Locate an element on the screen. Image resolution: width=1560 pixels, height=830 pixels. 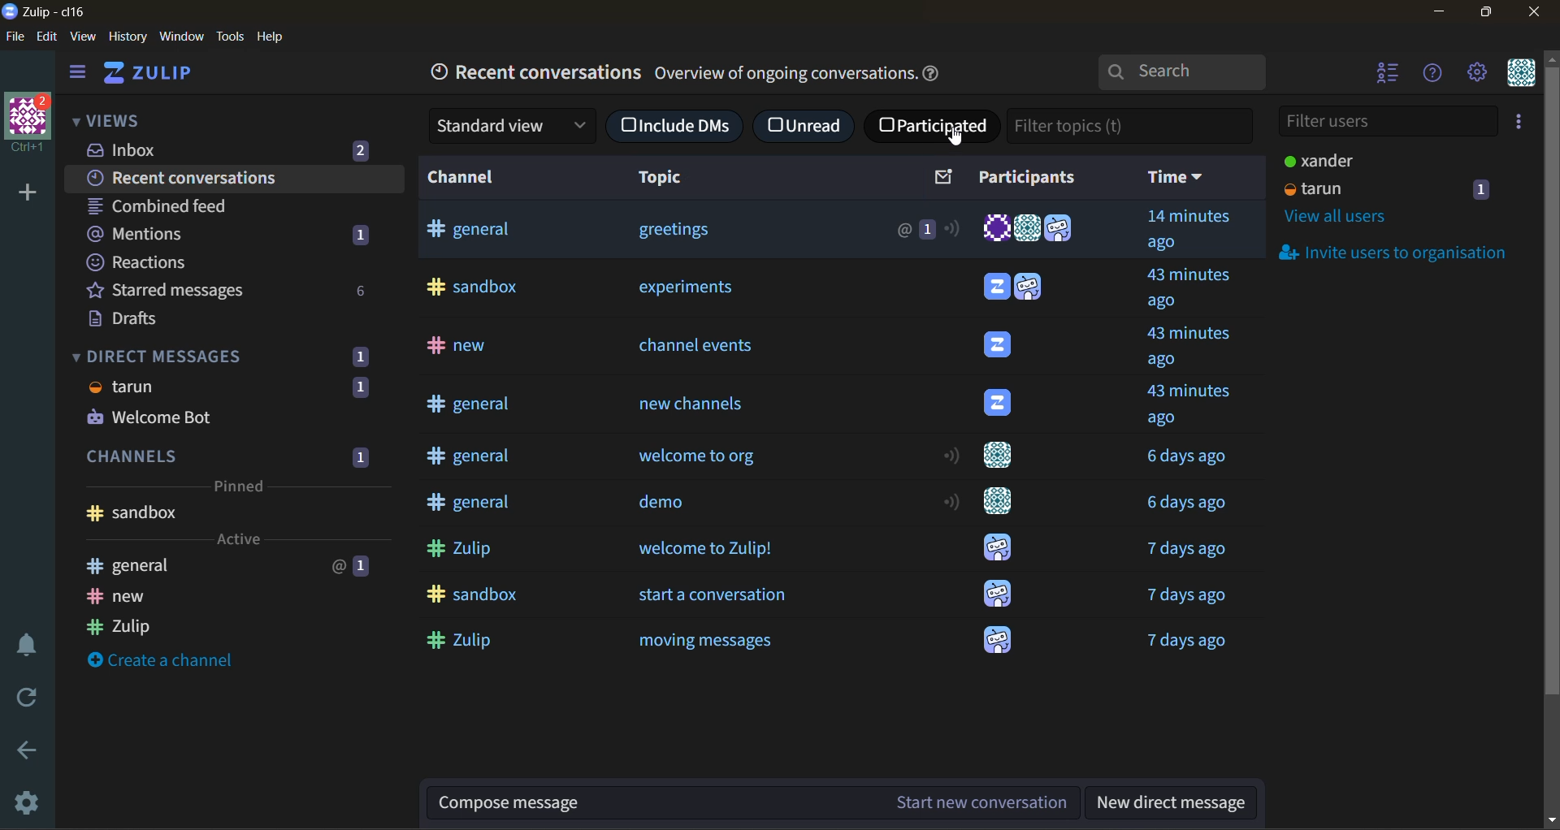
xander is located at coordinates (1384, 158).